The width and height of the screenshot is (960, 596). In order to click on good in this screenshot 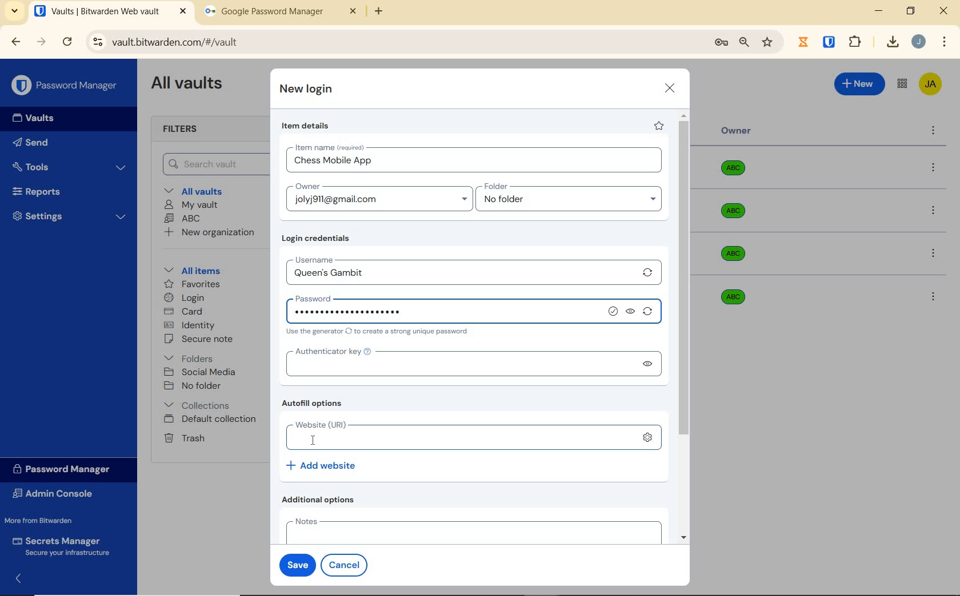, I will do `click(614, 312)`.